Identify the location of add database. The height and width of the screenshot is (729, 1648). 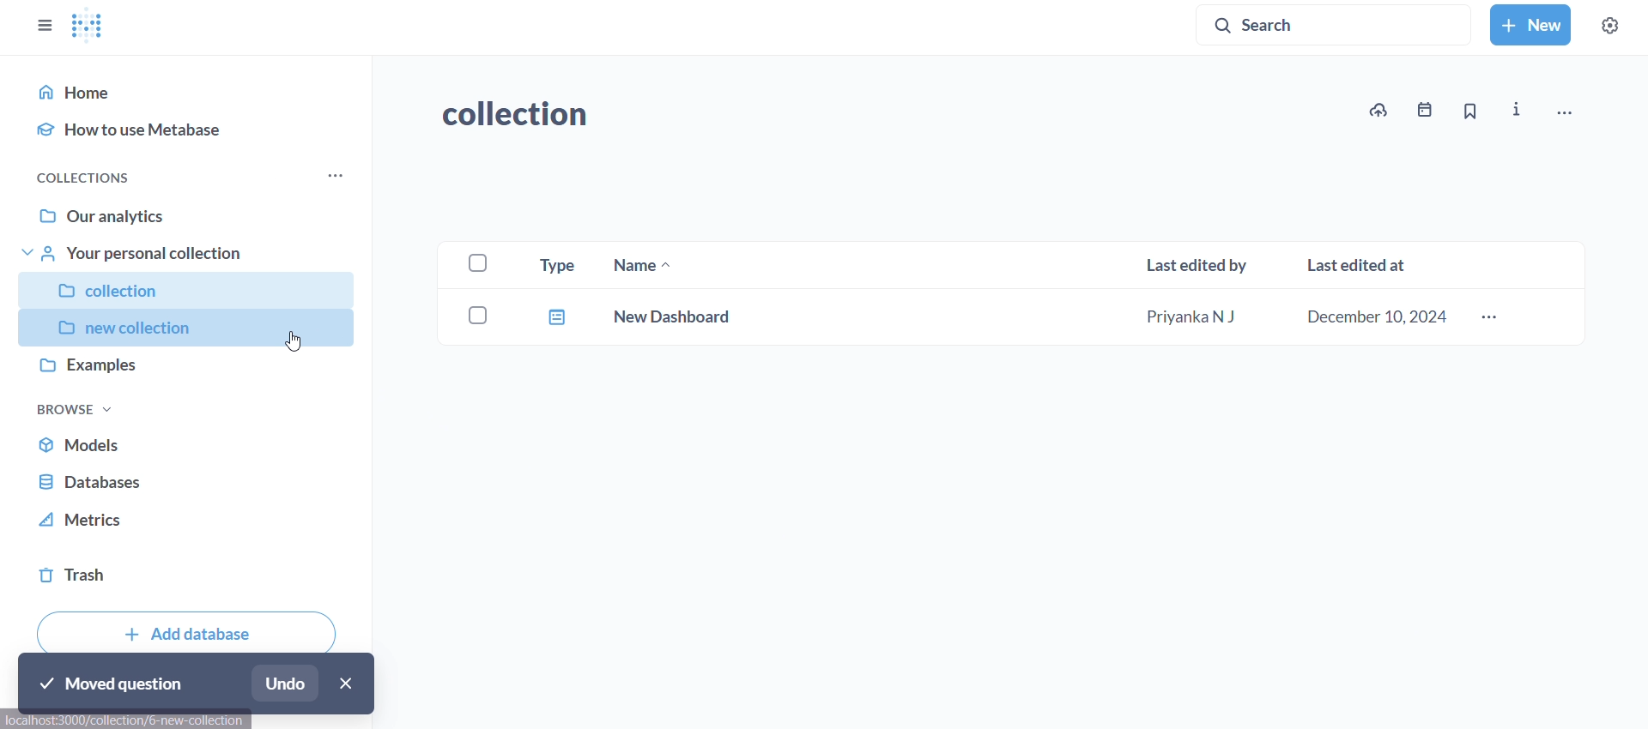
(188, 628).